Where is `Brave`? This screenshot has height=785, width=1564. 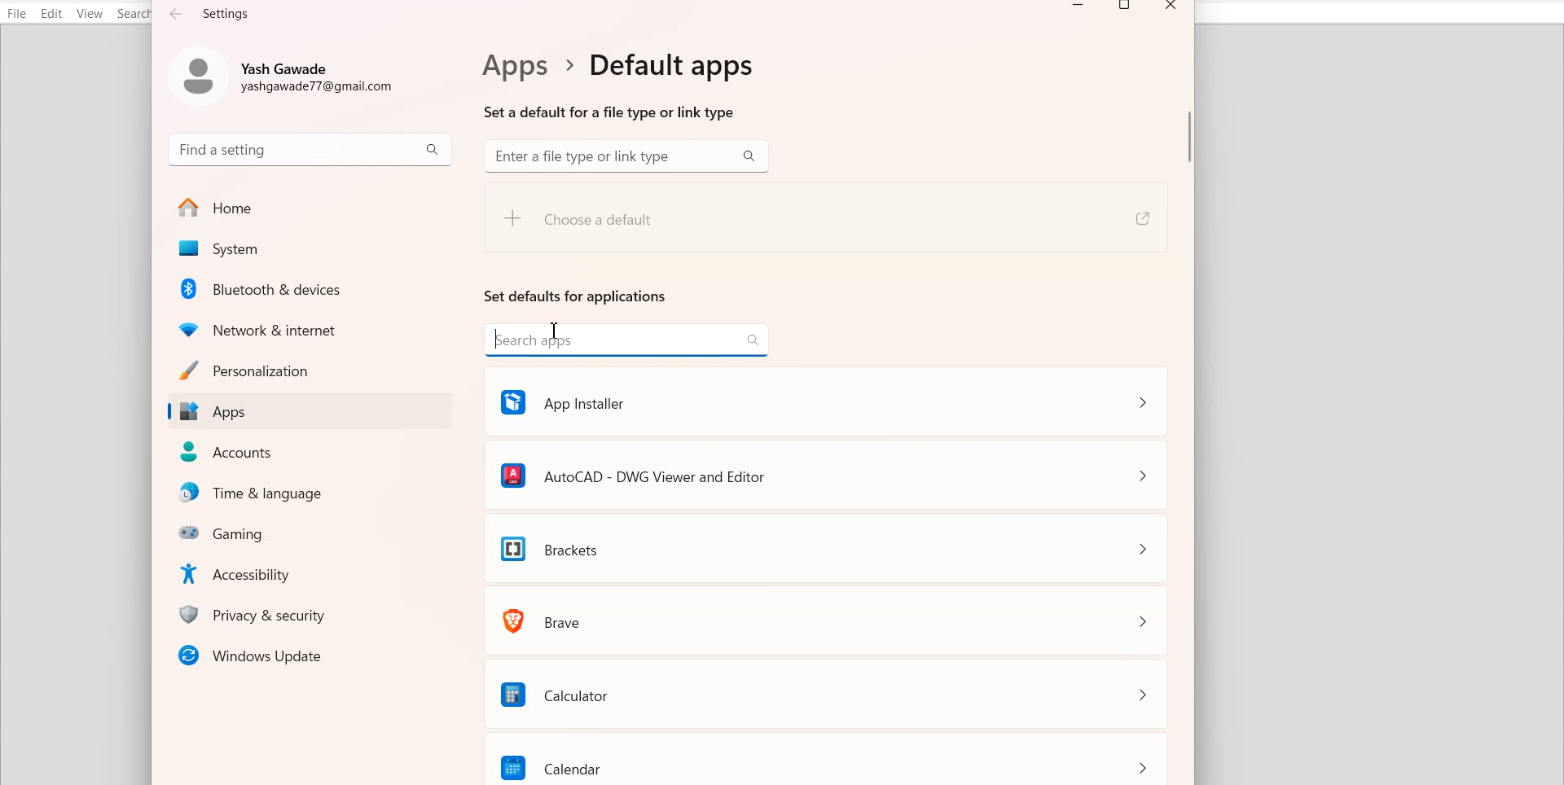 Brave is located at coordinates (828, 619).